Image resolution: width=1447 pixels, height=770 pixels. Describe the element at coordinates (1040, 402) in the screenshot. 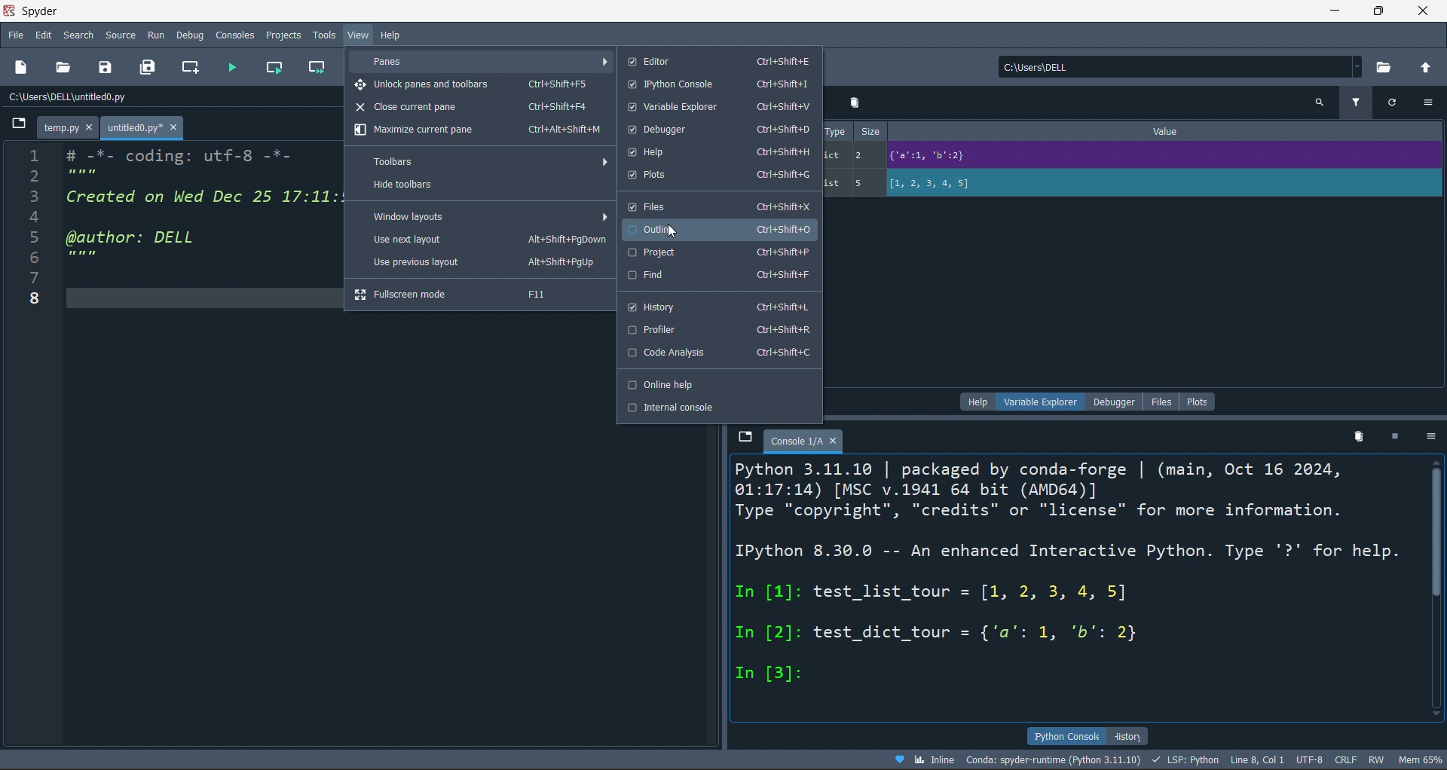

I see `variable explorer` at that location.